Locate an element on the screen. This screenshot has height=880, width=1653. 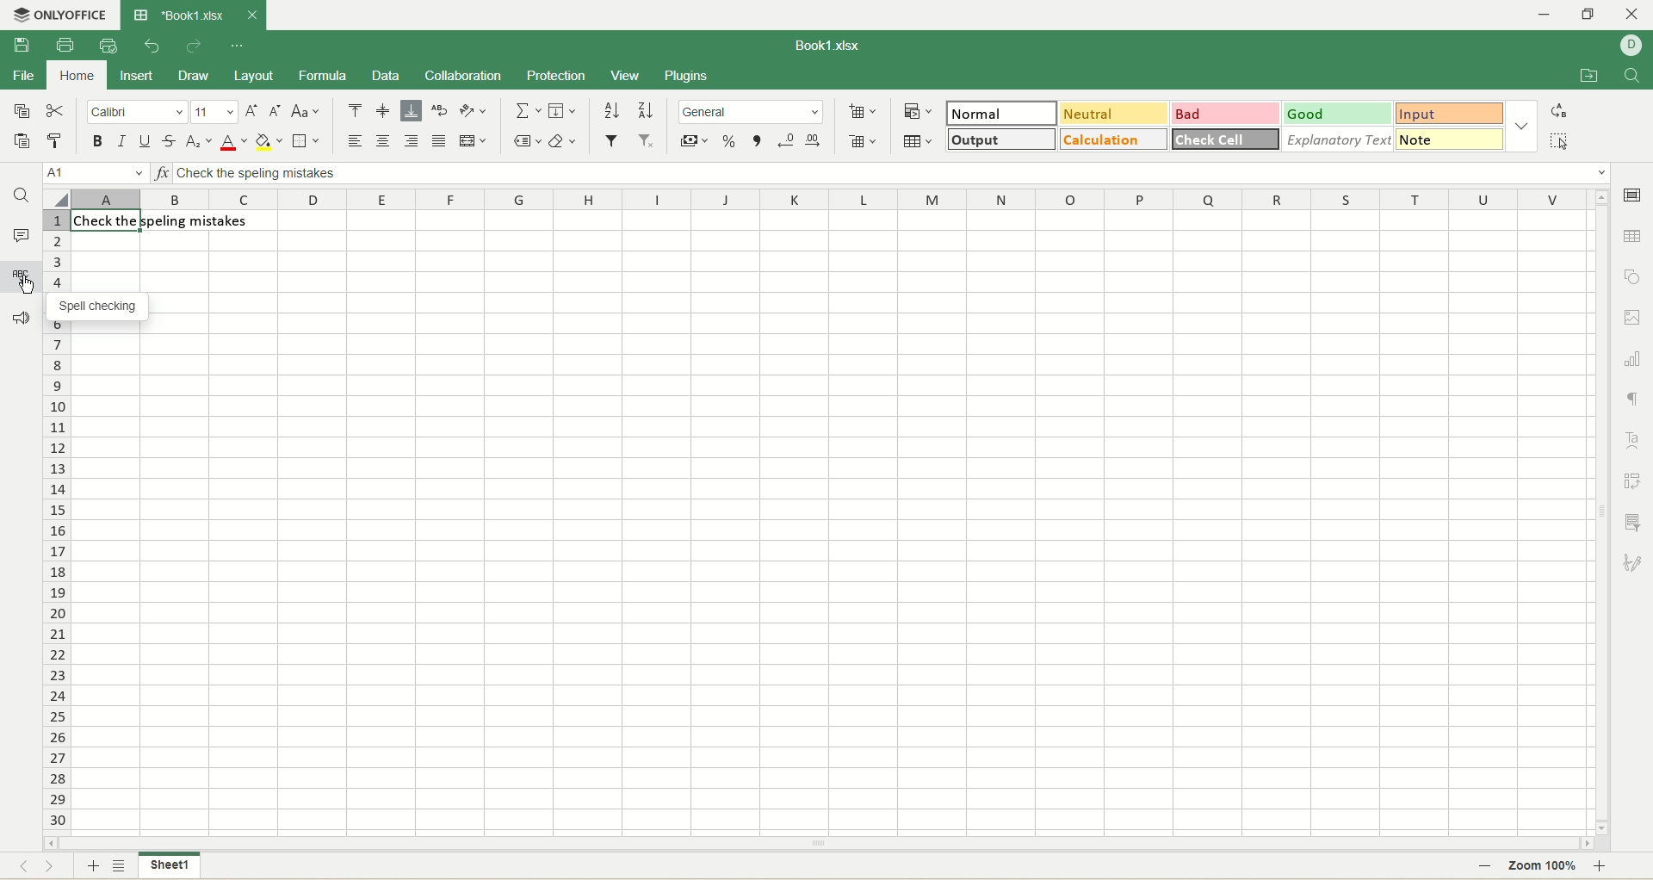
onlyoffice is located at coordinates (59, 17).